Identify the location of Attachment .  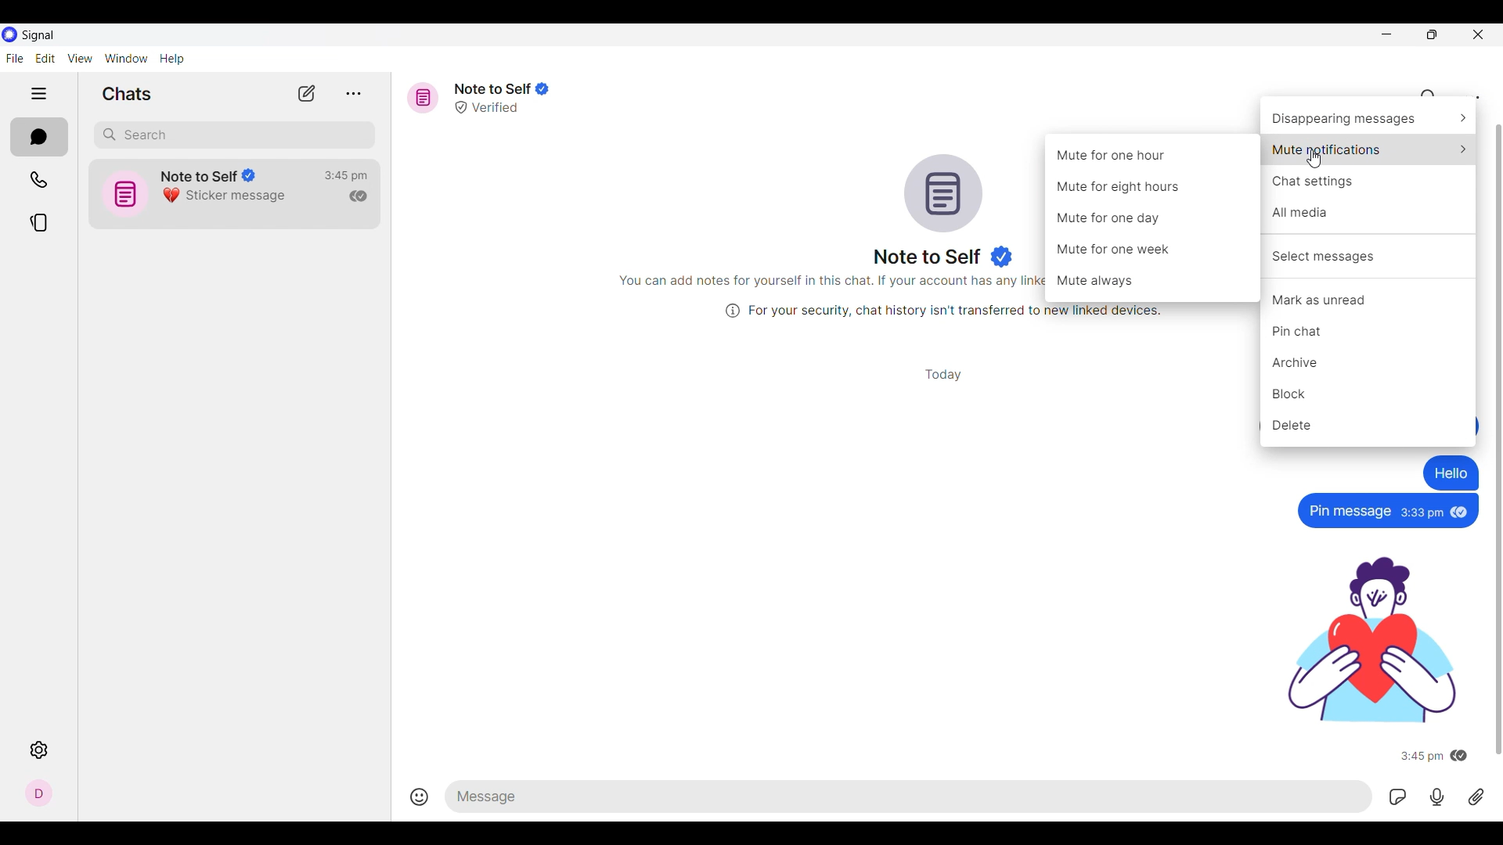
(1476, 796).